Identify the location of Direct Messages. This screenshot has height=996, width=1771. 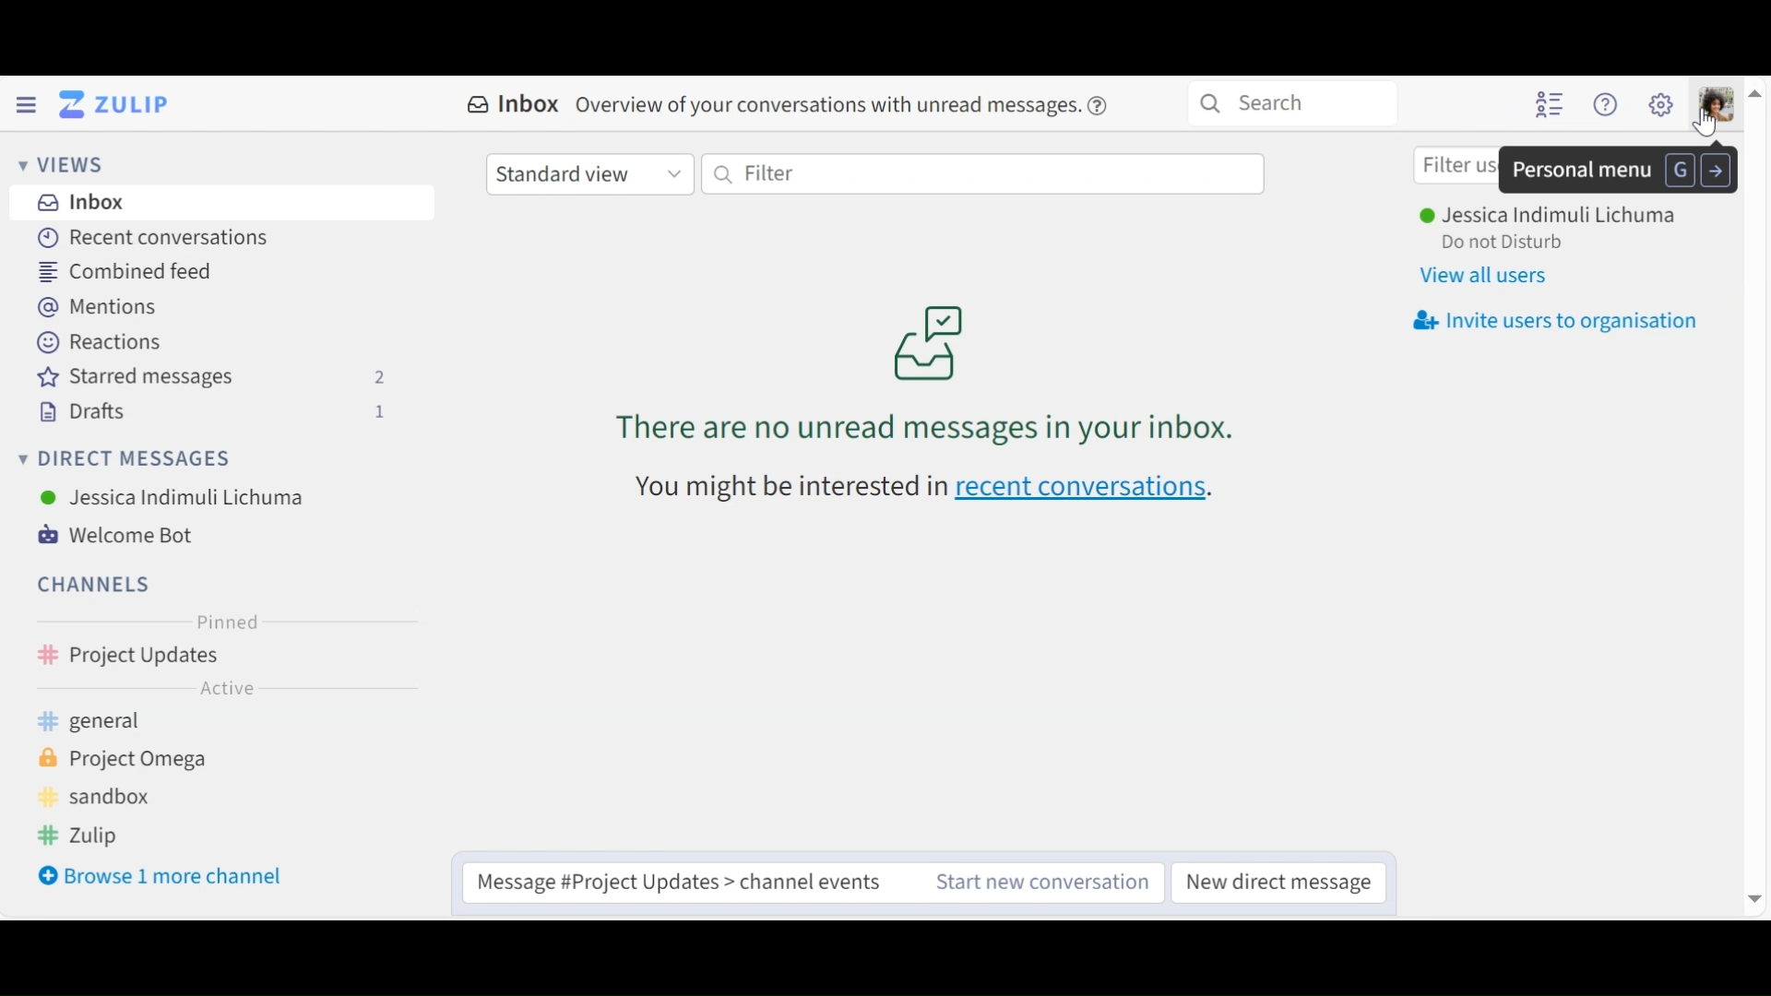
(131, 458).